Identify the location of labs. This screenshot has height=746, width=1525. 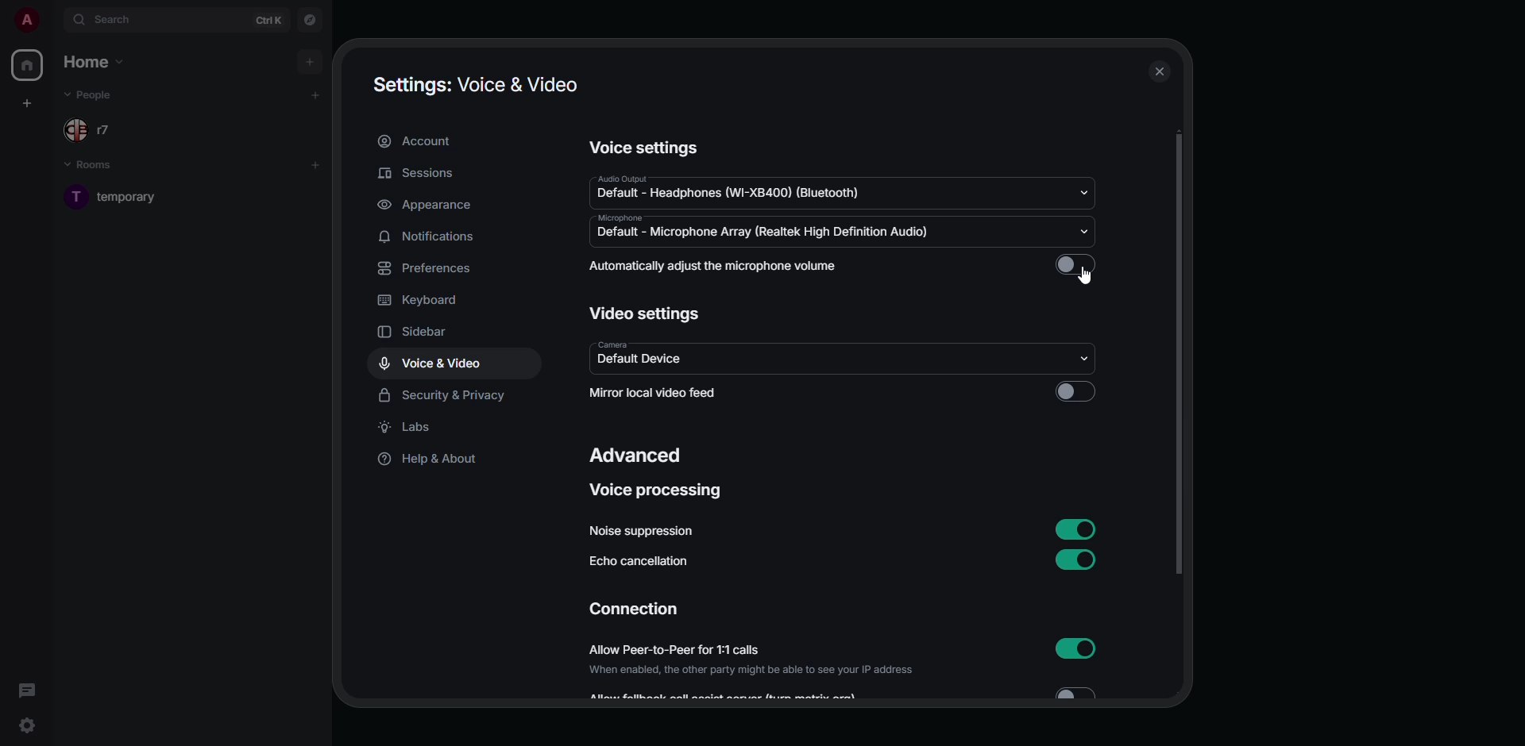
(408, 427).